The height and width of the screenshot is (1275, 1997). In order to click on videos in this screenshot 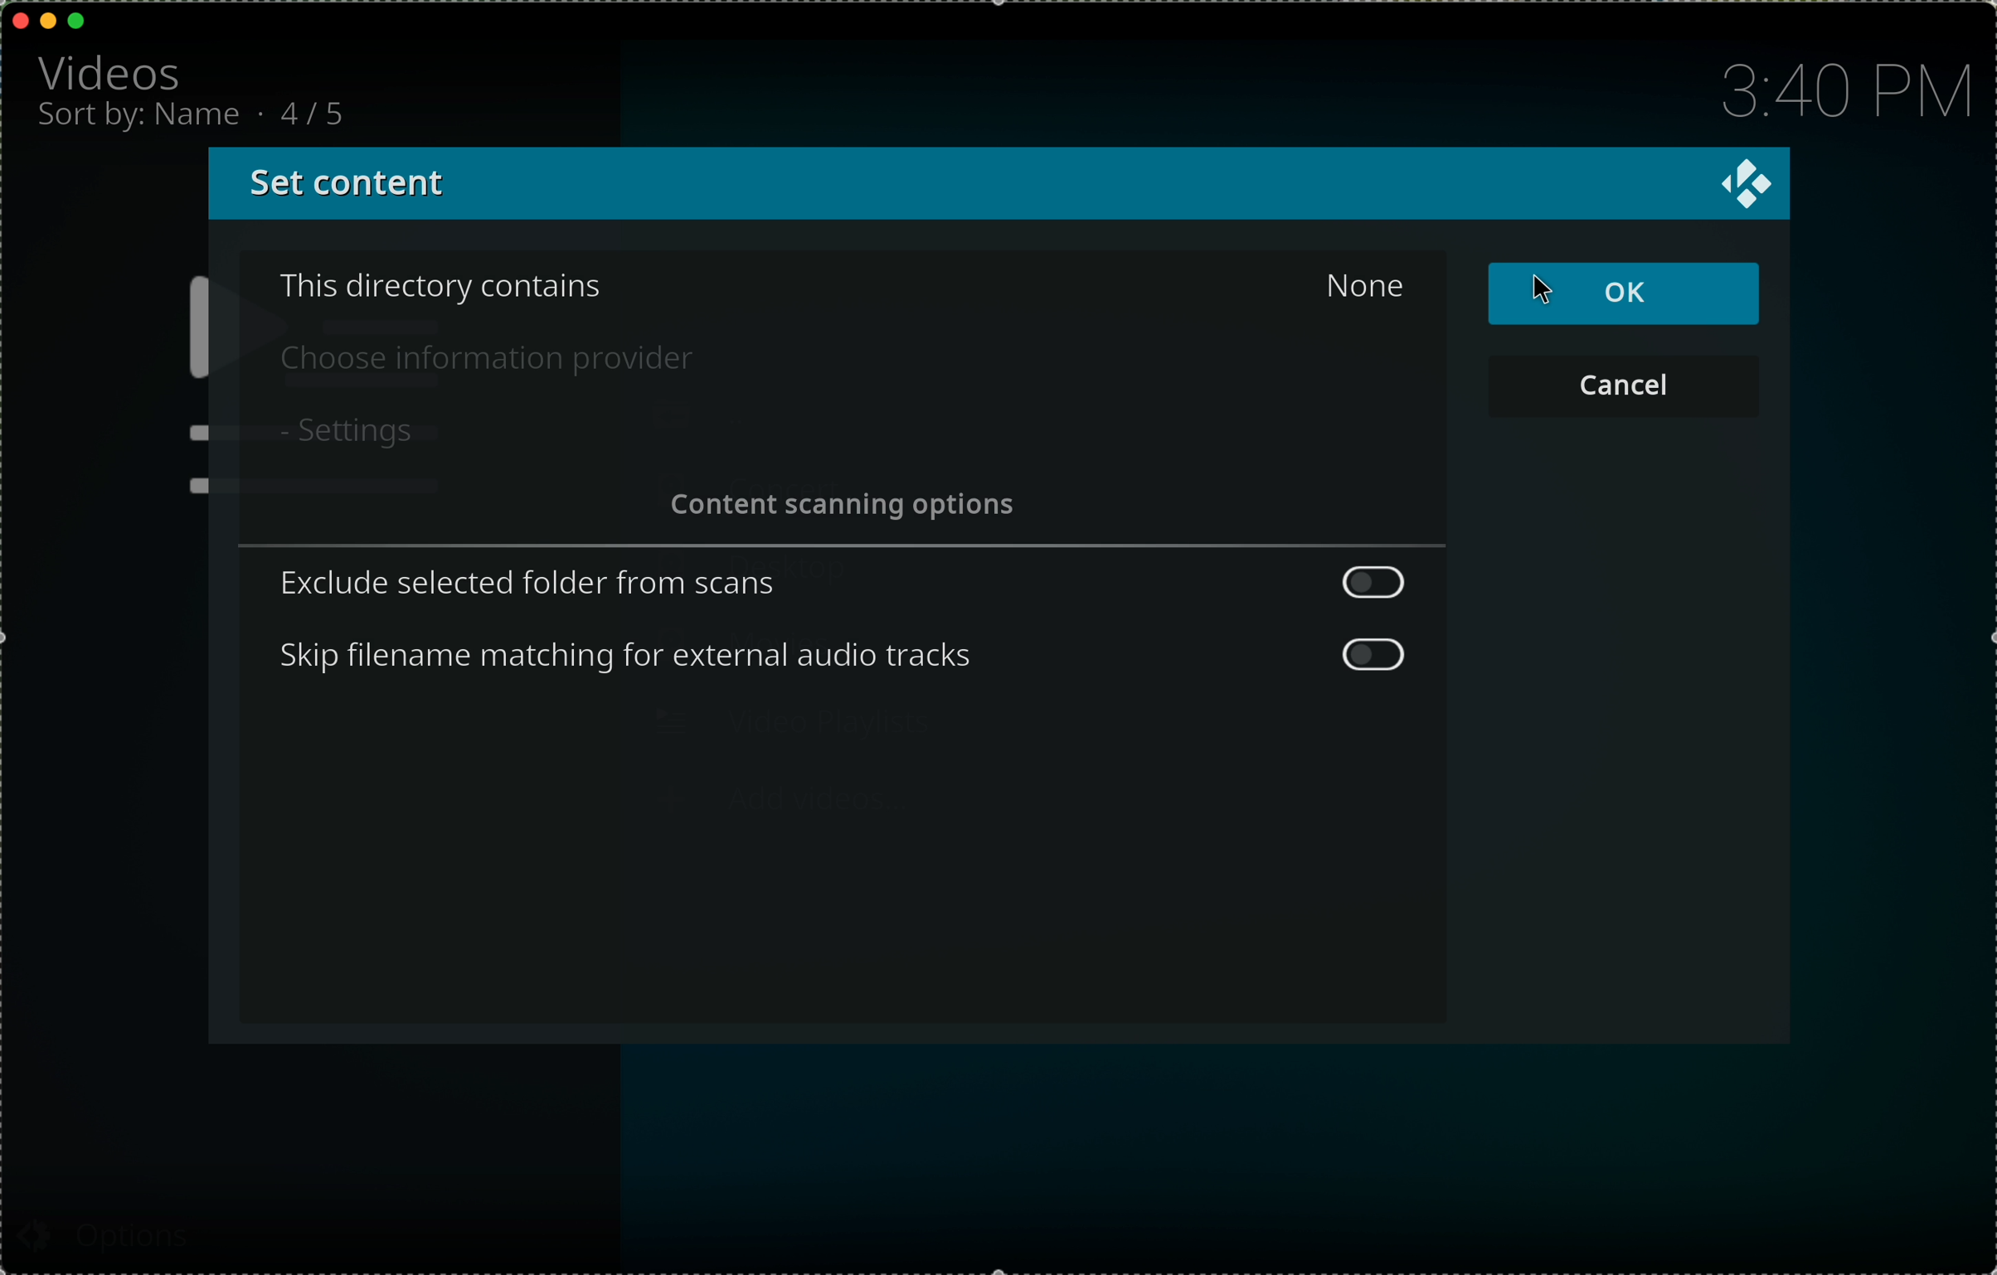, I will do `click(114, 70)`.